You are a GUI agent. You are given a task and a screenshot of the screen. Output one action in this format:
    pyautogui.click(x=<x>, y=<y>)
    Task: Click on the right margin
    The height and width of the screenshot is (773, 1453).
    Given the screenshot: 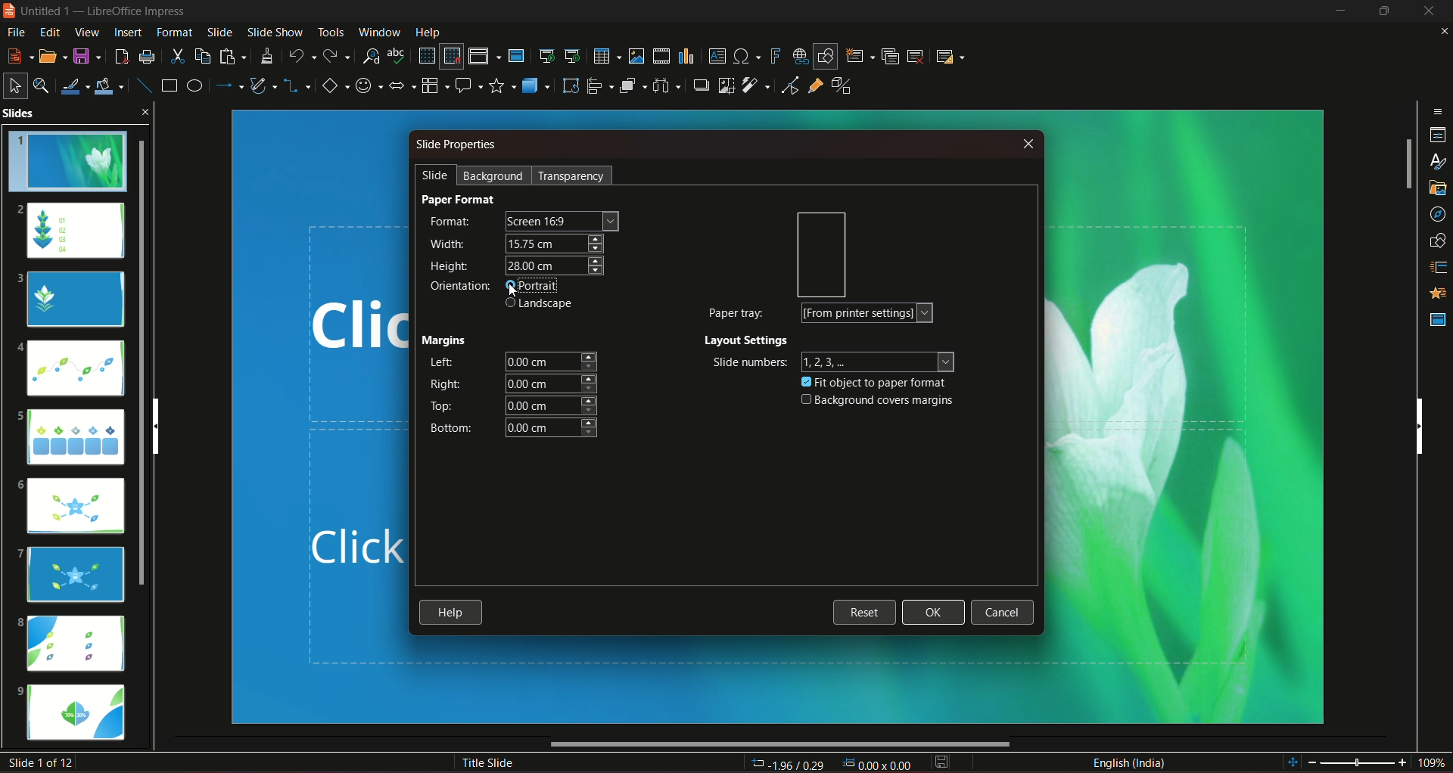 What is the action you would take?
    pyautogui.click(x=552, y=383)
    